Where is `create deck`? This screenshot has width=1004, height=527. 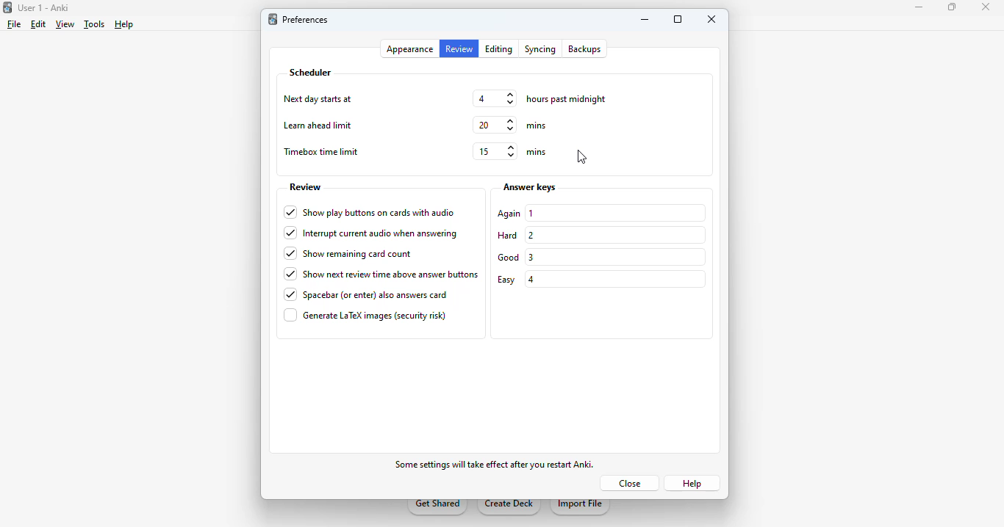 create deck is located at coordinates (509, 507).